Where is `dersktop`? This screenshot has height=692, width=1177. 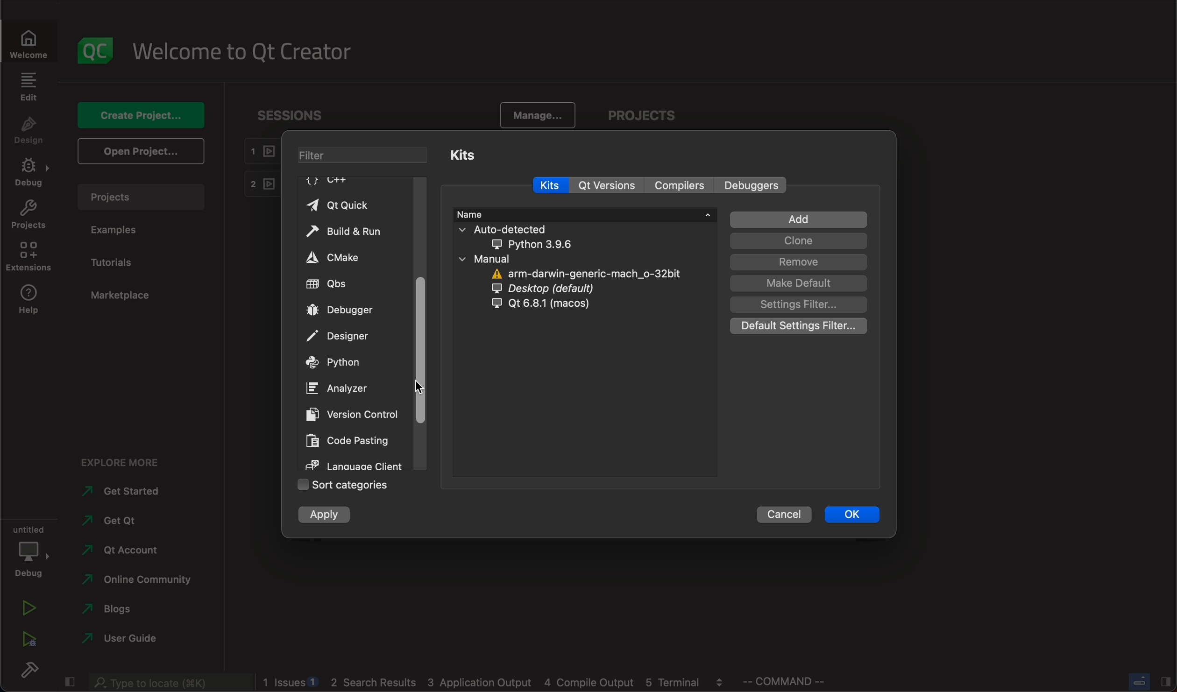
dersktop is located at coordinates (554, 289).